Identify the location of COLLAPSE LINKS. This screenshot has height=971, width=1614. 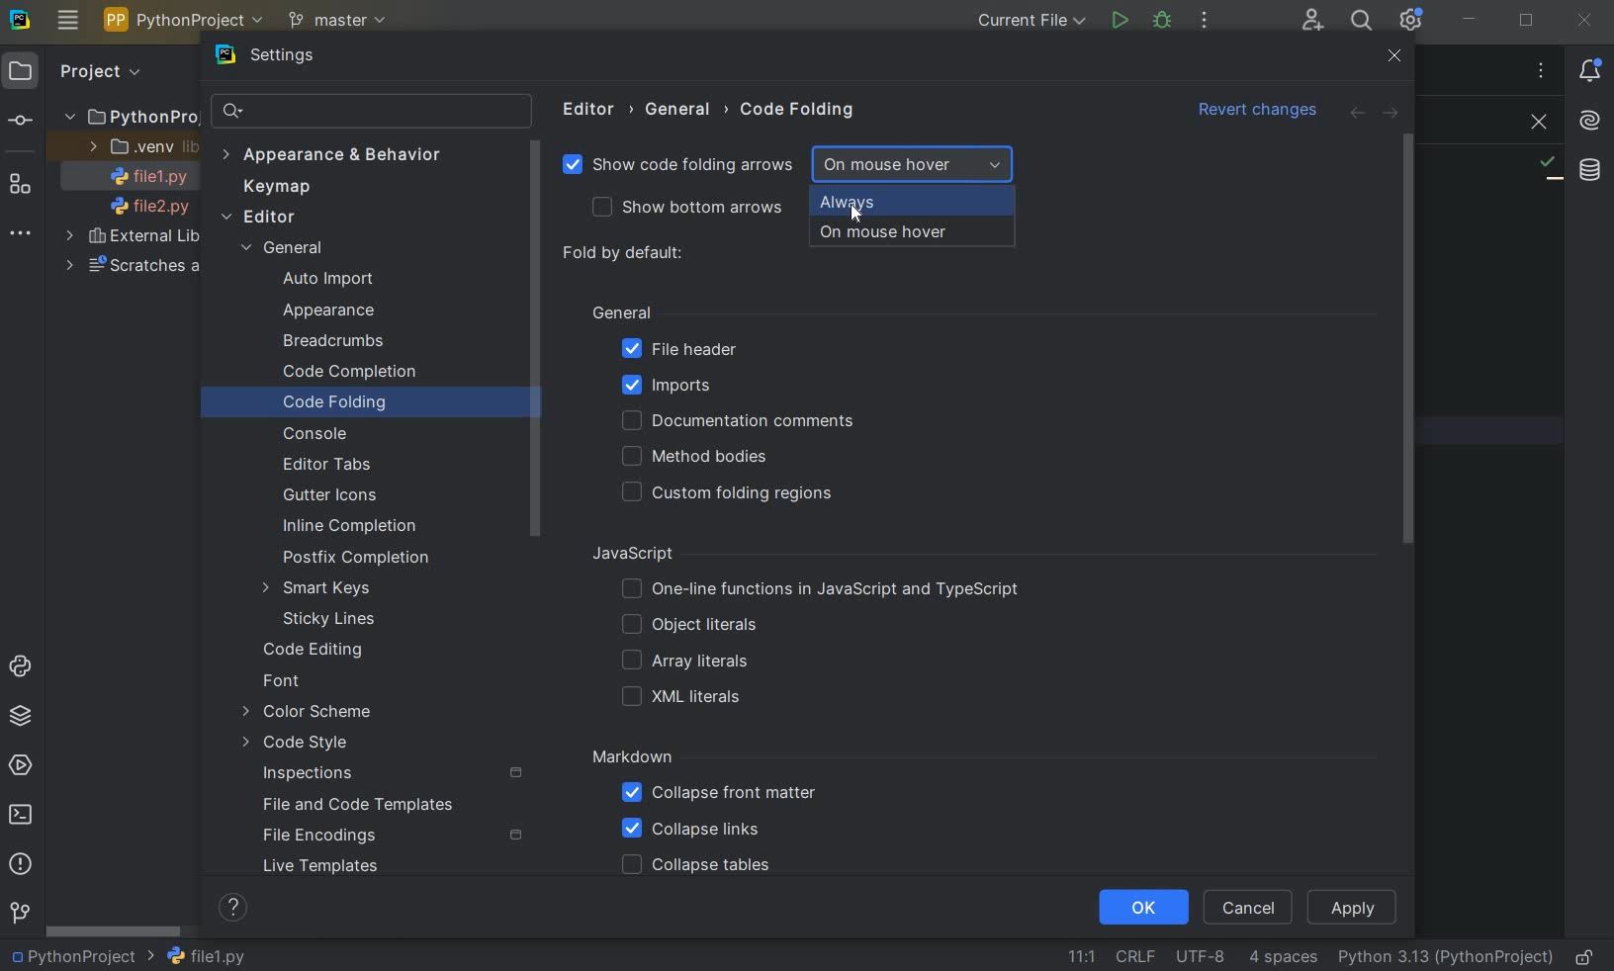
(691, 830).